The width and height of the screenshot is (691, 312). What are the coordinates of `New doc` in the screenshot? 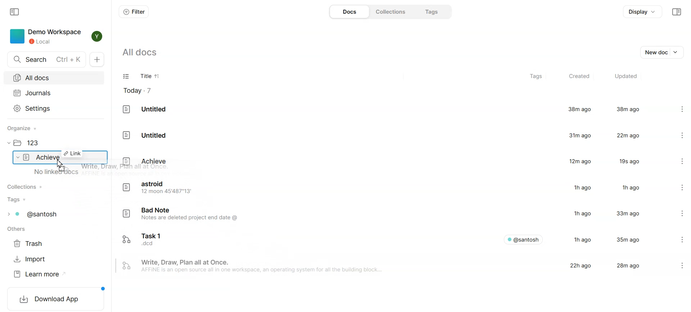 It's located at (99, 60).